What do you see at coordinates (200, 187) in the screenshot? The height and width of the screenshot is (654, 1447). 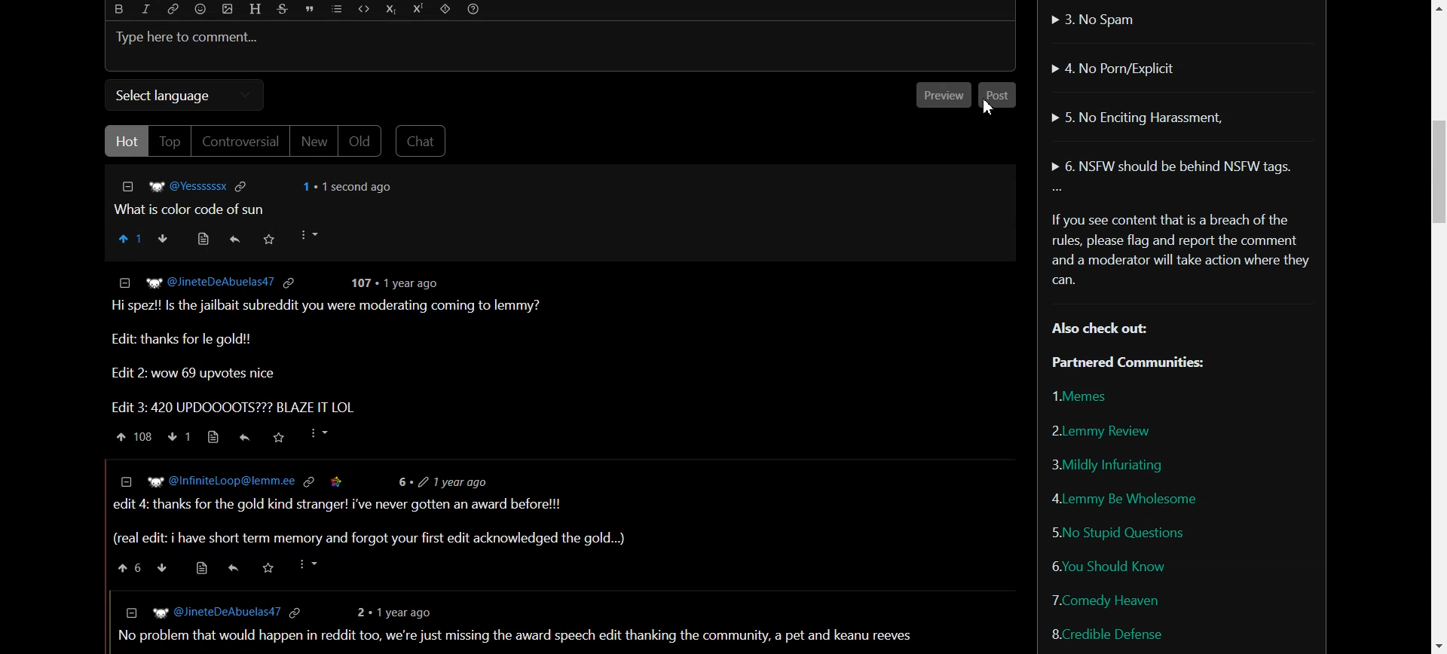 I see `Hyperlink` at bounding box center [200, 187].